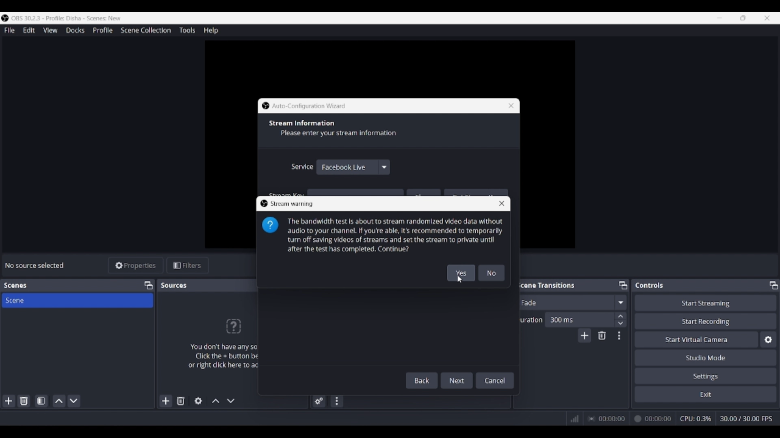 The height and width of the screenshot is (438, 780). I want to click on Remove configurble transition, so click(602, 335).